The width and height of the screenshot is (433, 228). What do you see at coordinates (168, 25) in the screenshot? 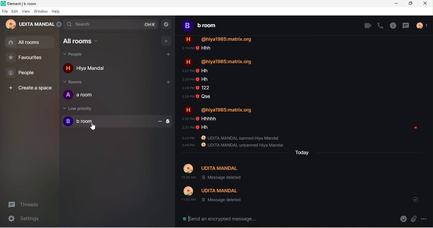
I see `explore` at bounding box center [168, 25].